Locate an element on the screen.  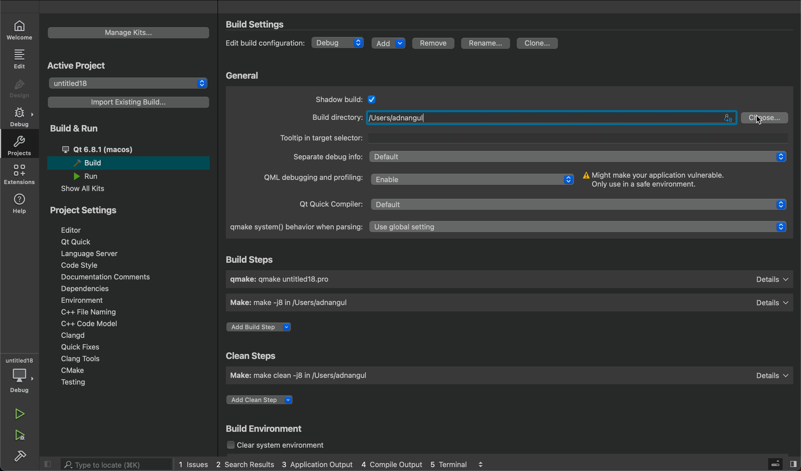
Details is located at coordinates (770, 373).